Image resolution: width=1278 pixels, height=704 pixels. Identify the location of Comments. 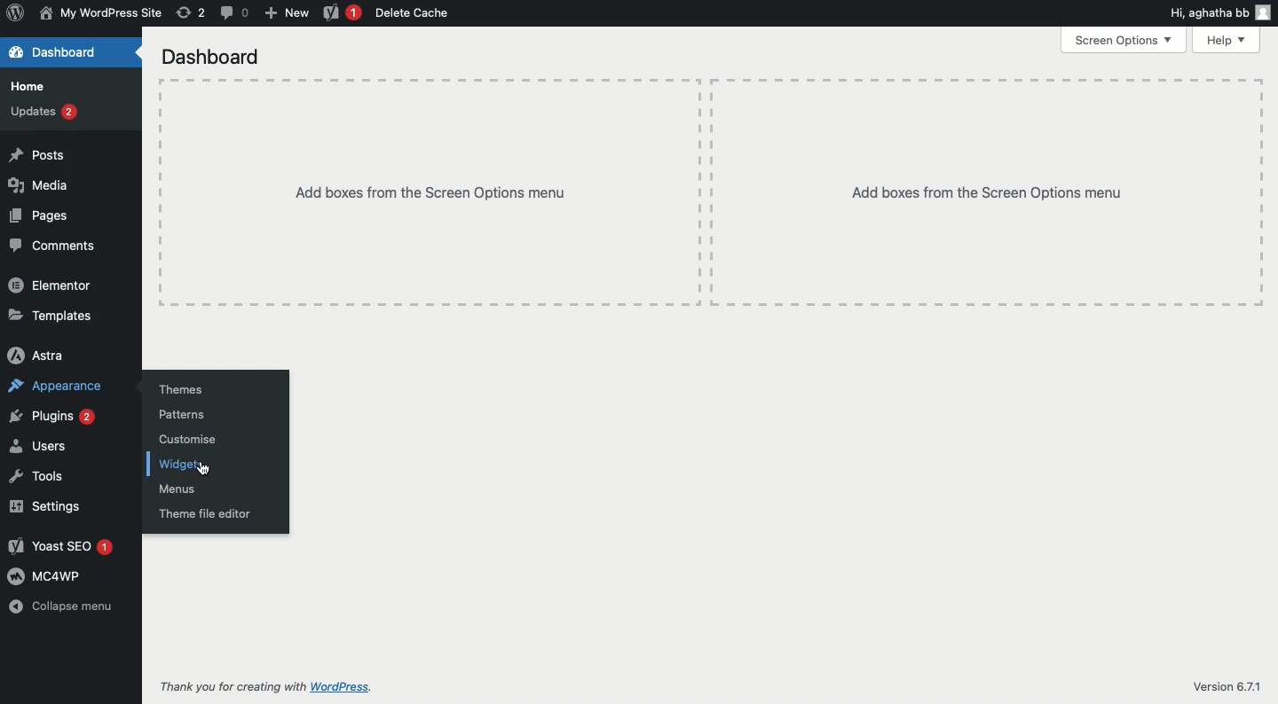
(54, 246).